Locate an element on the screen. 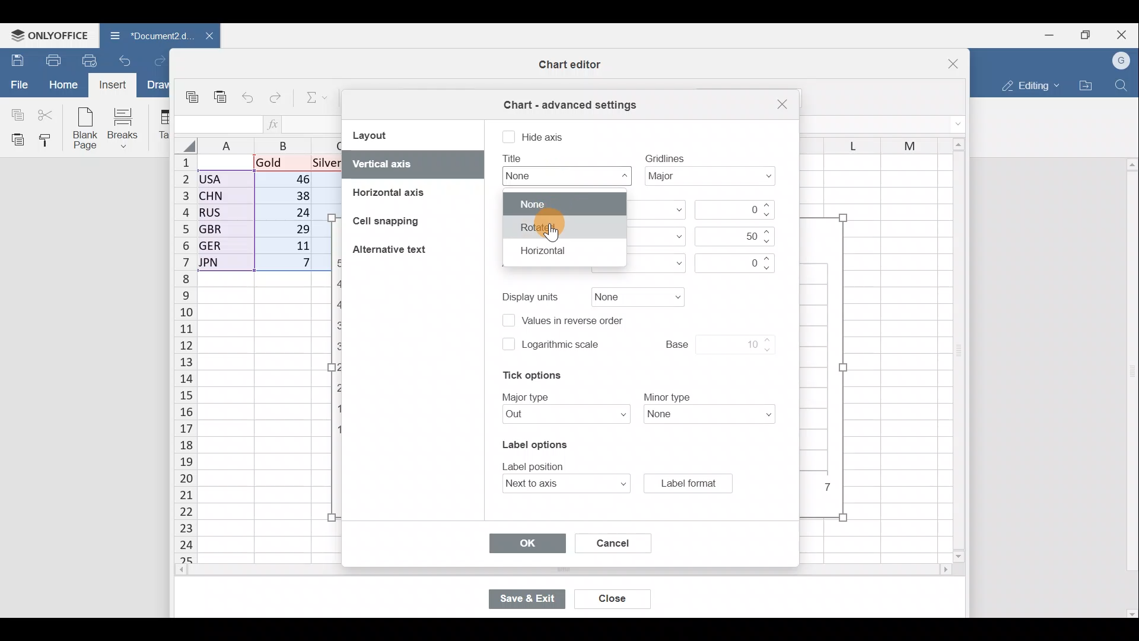 The height and width of the screenshot is (641, 1139). OK is located at coordinates (526, 545).